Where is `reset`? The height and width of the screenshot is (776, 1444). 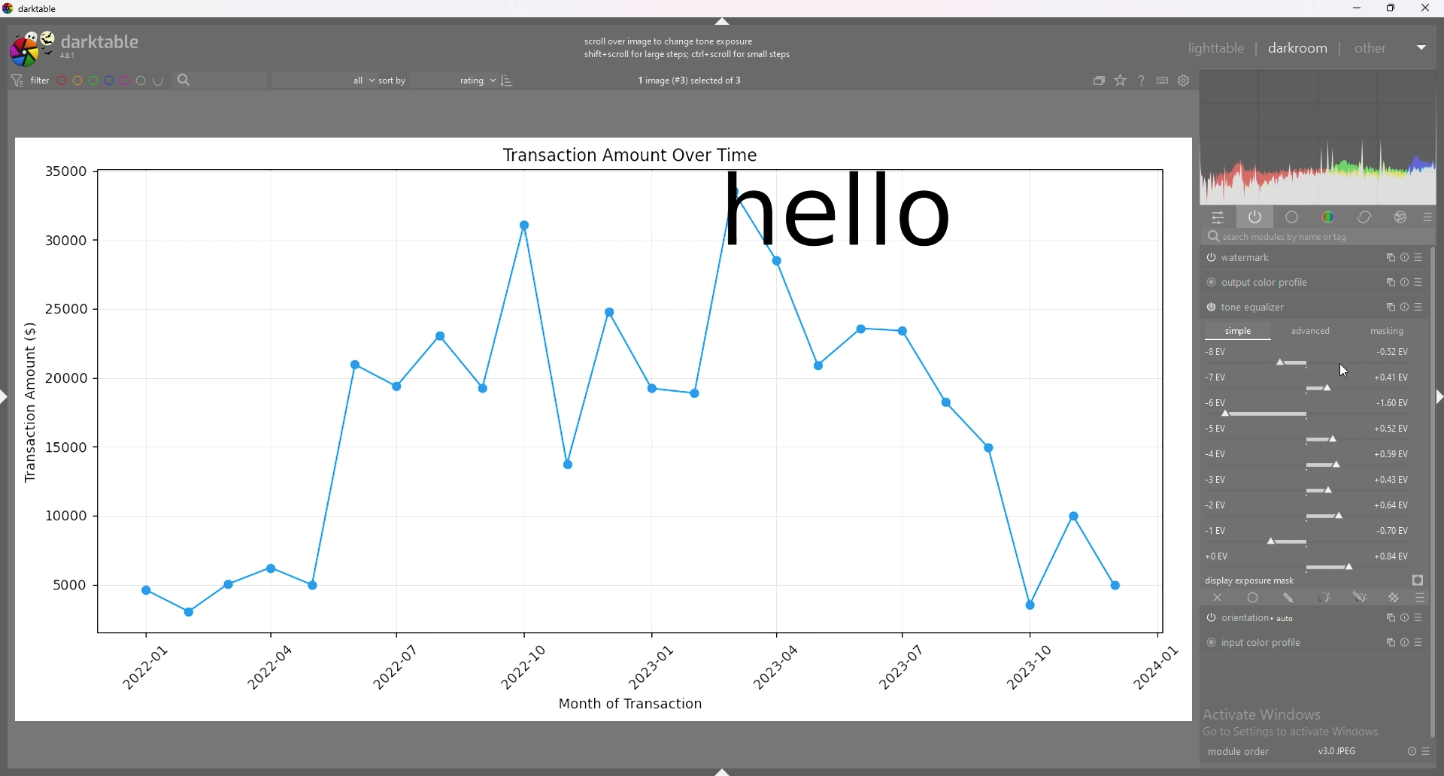
reset is located at coordinates (1409, 751).